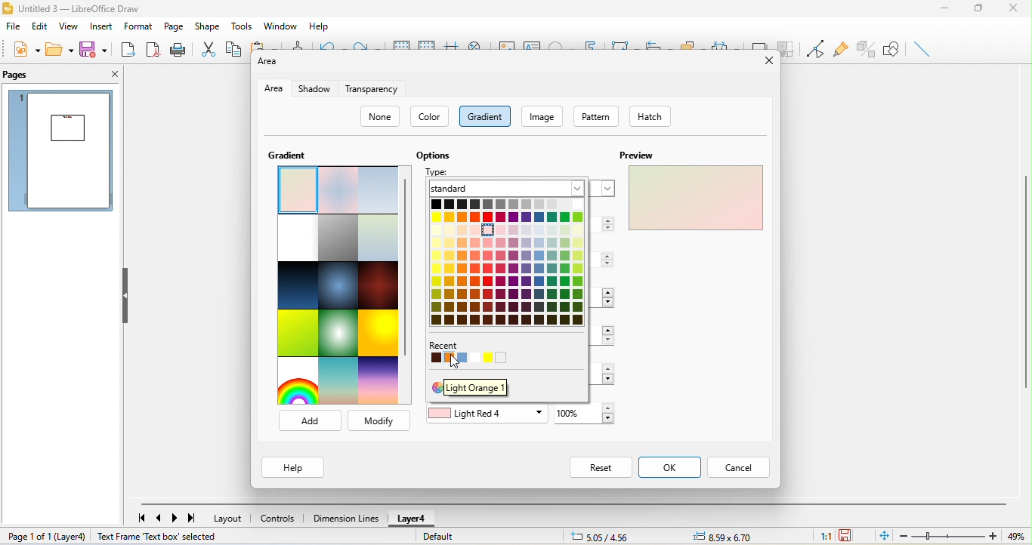 The height and width of the screenshot is (545, 1032). What do you see at coordinates (381, 117) in the screenshot?
I see `none` at bounding box center [381, 117].